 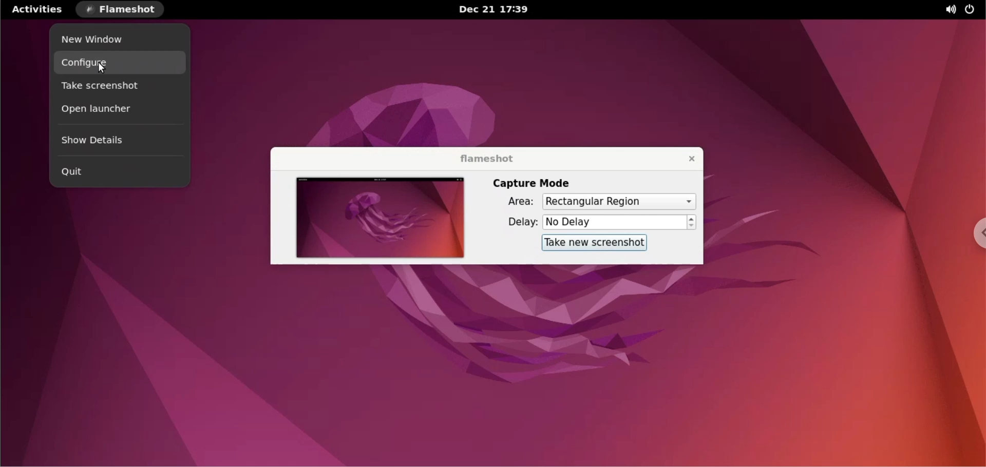 I want to click on sound options, so click(x=946, y=9).